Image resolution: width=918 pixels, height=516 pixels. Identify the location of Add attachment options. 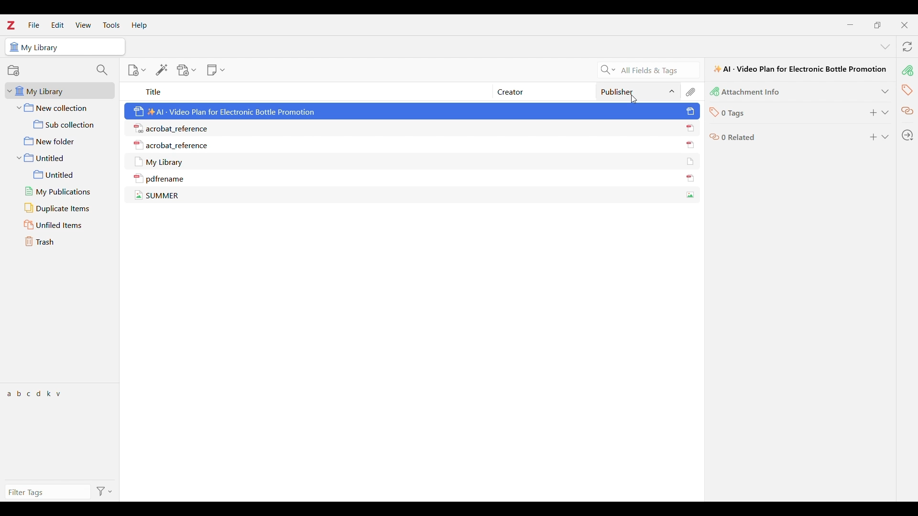
(186, 70).